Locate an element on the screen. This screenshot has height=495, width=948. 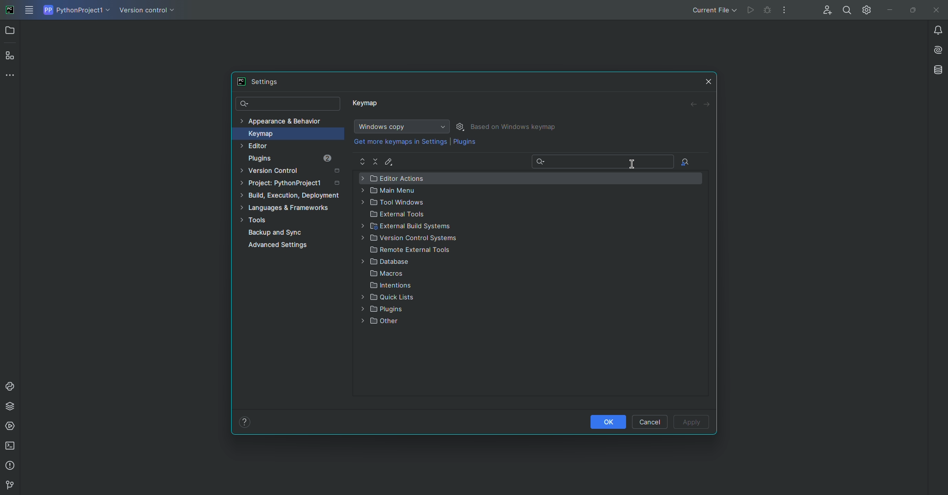
Edit is located at coordinates (391, 162).